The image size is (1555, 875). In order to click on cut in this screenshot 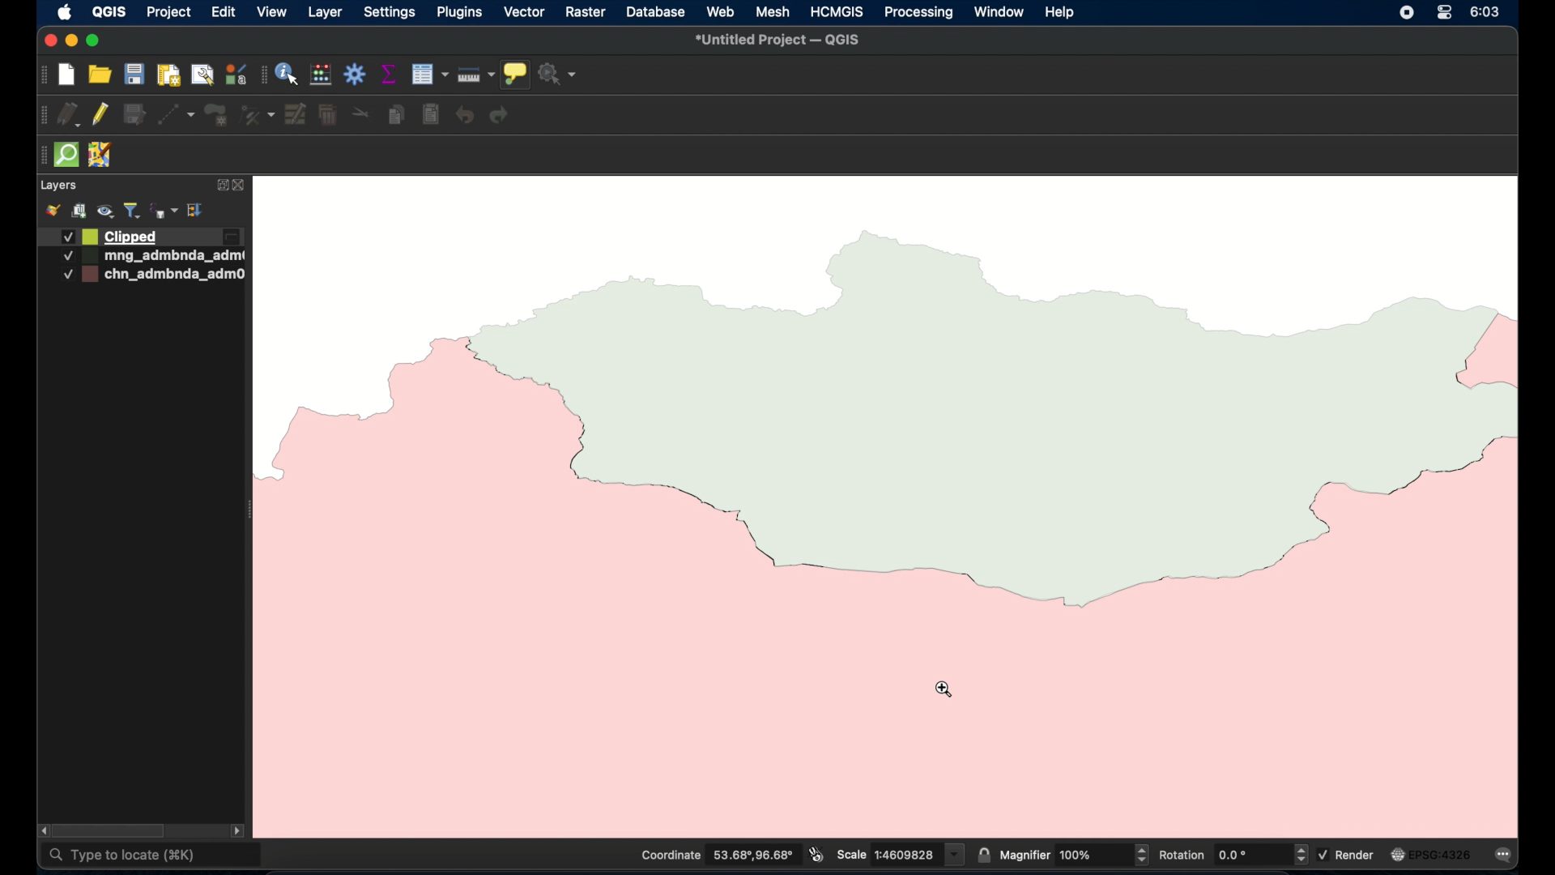, I will do `click(361, 112)`.